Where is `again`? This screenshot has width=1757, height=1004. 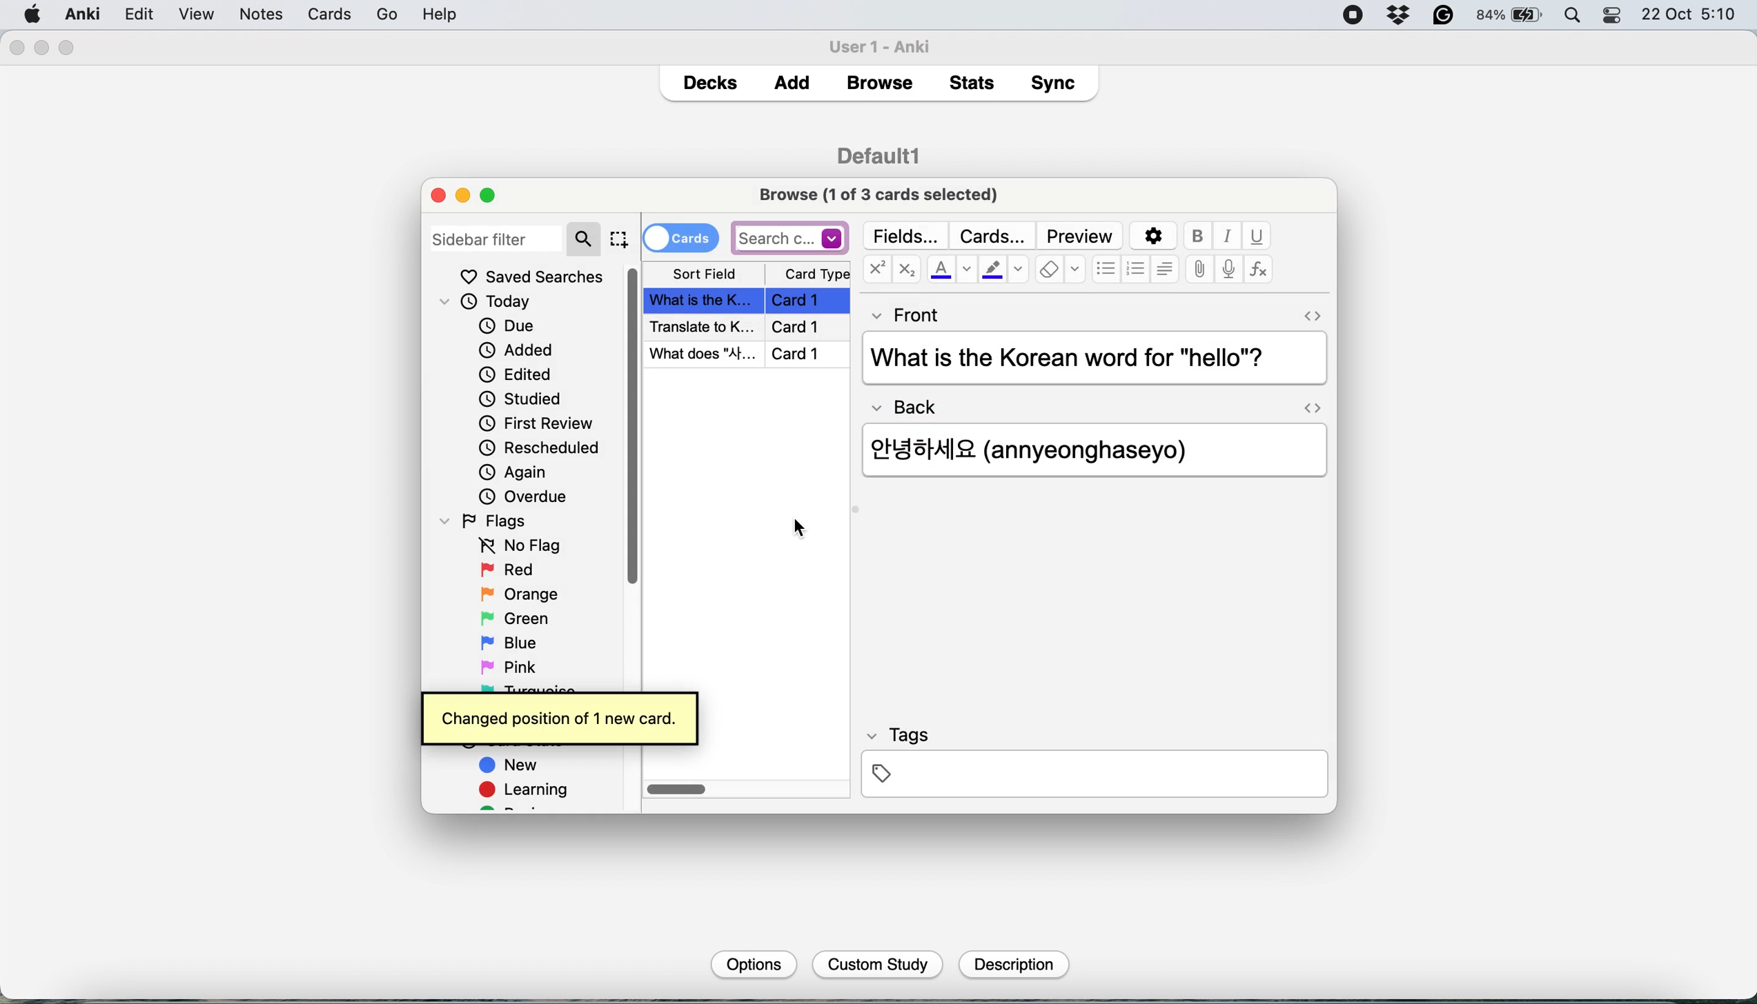
again is located at coordinates (513, 472).